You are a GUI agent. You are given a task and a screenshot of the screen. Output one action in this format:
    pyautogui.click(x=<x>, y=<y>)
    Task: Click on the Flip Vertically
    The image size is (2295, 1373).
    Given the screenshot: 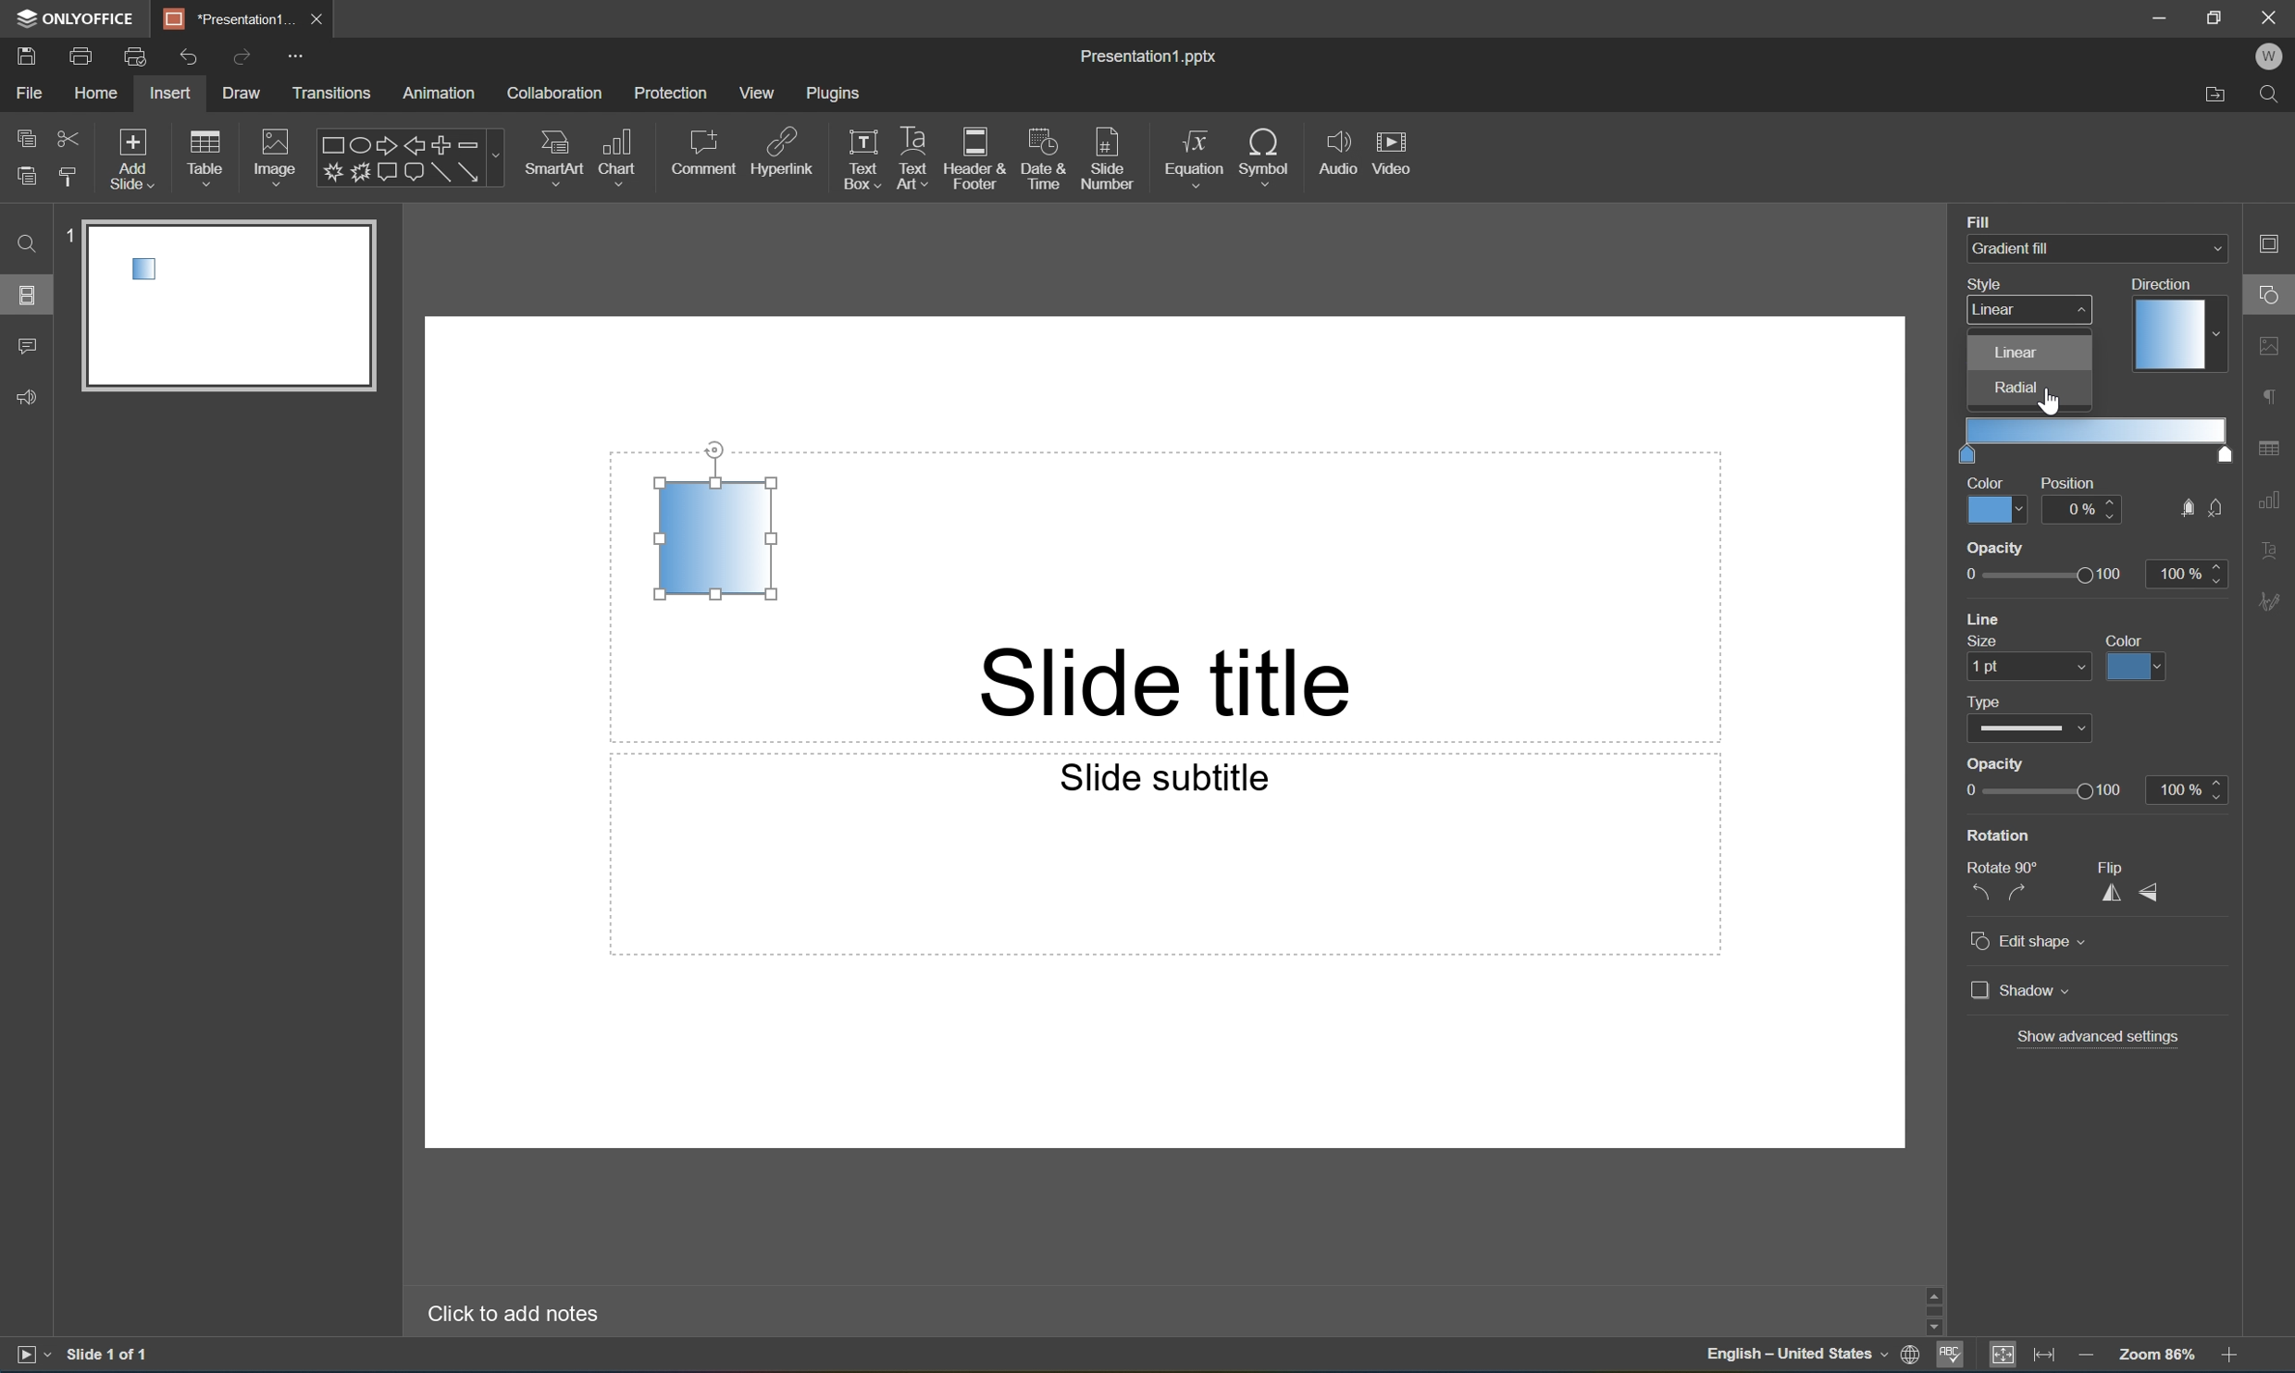 What is the action you would take?
    pyautogui.click(x=2151, y=893)
    